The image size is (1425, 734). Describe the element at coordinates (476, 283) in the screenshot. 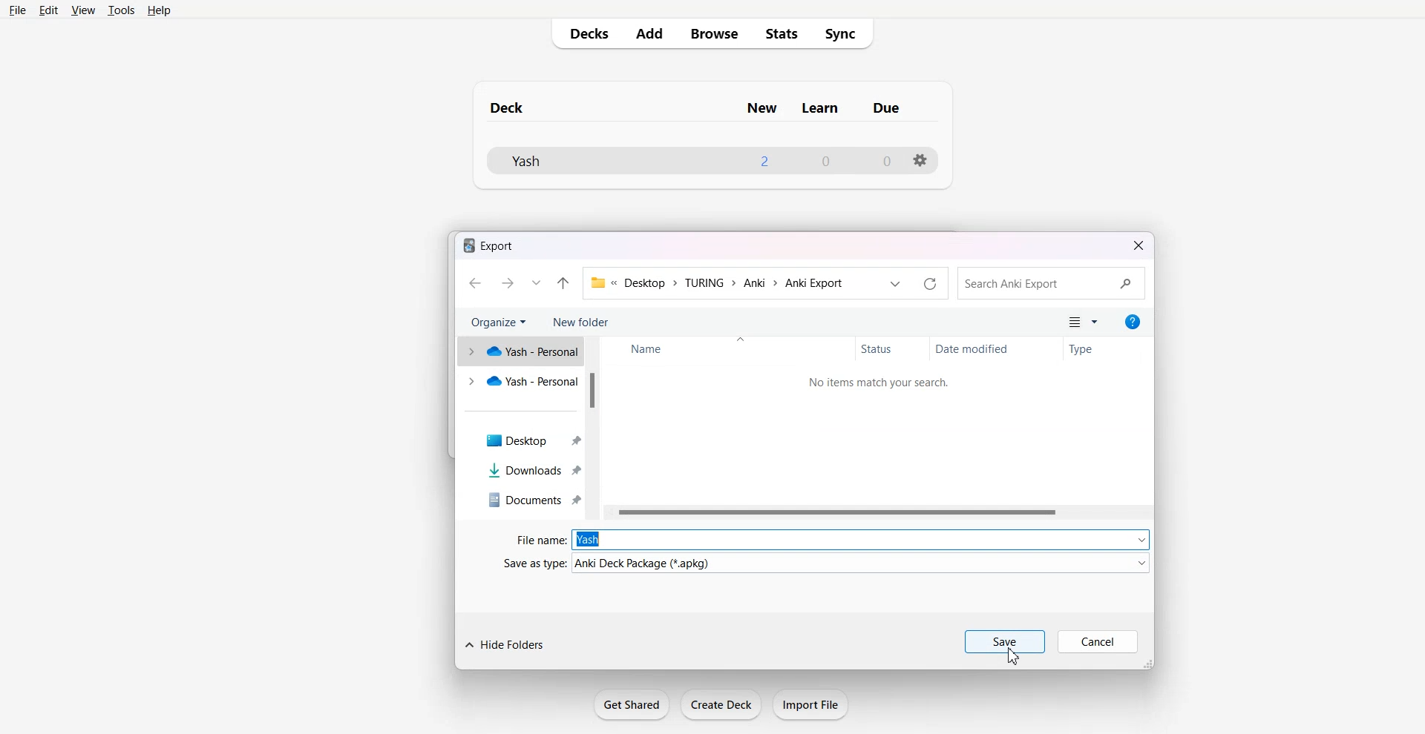

I see `Go Back` at that location.